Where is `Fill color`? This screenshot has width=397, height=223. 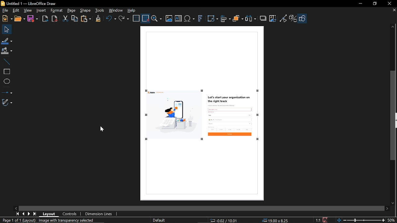
Fill color is located at coordinates (7, 51).